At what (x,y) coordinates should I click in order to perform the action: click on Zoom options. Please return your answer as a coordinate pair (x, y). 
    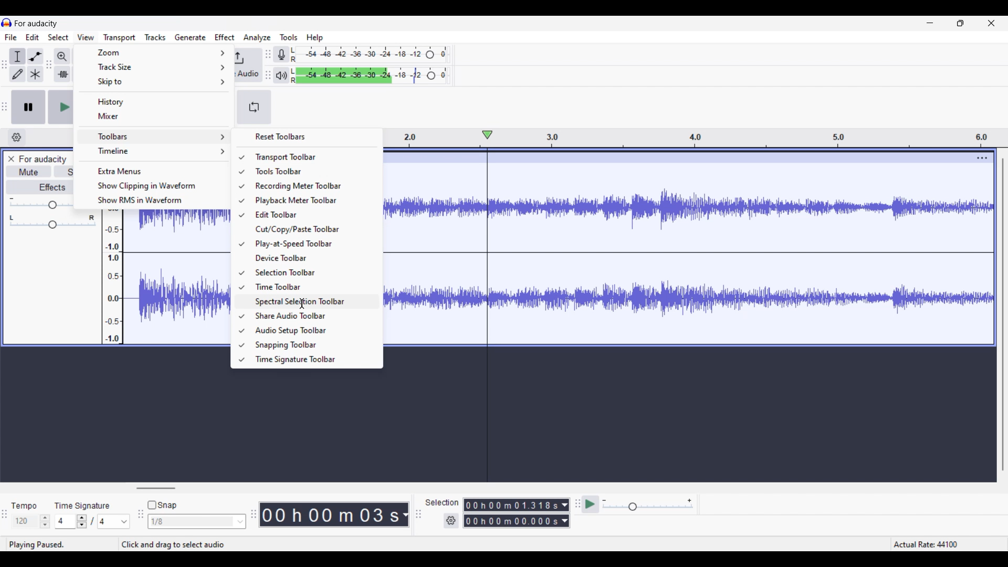
    Looking at the image, I should click on (155, 52).